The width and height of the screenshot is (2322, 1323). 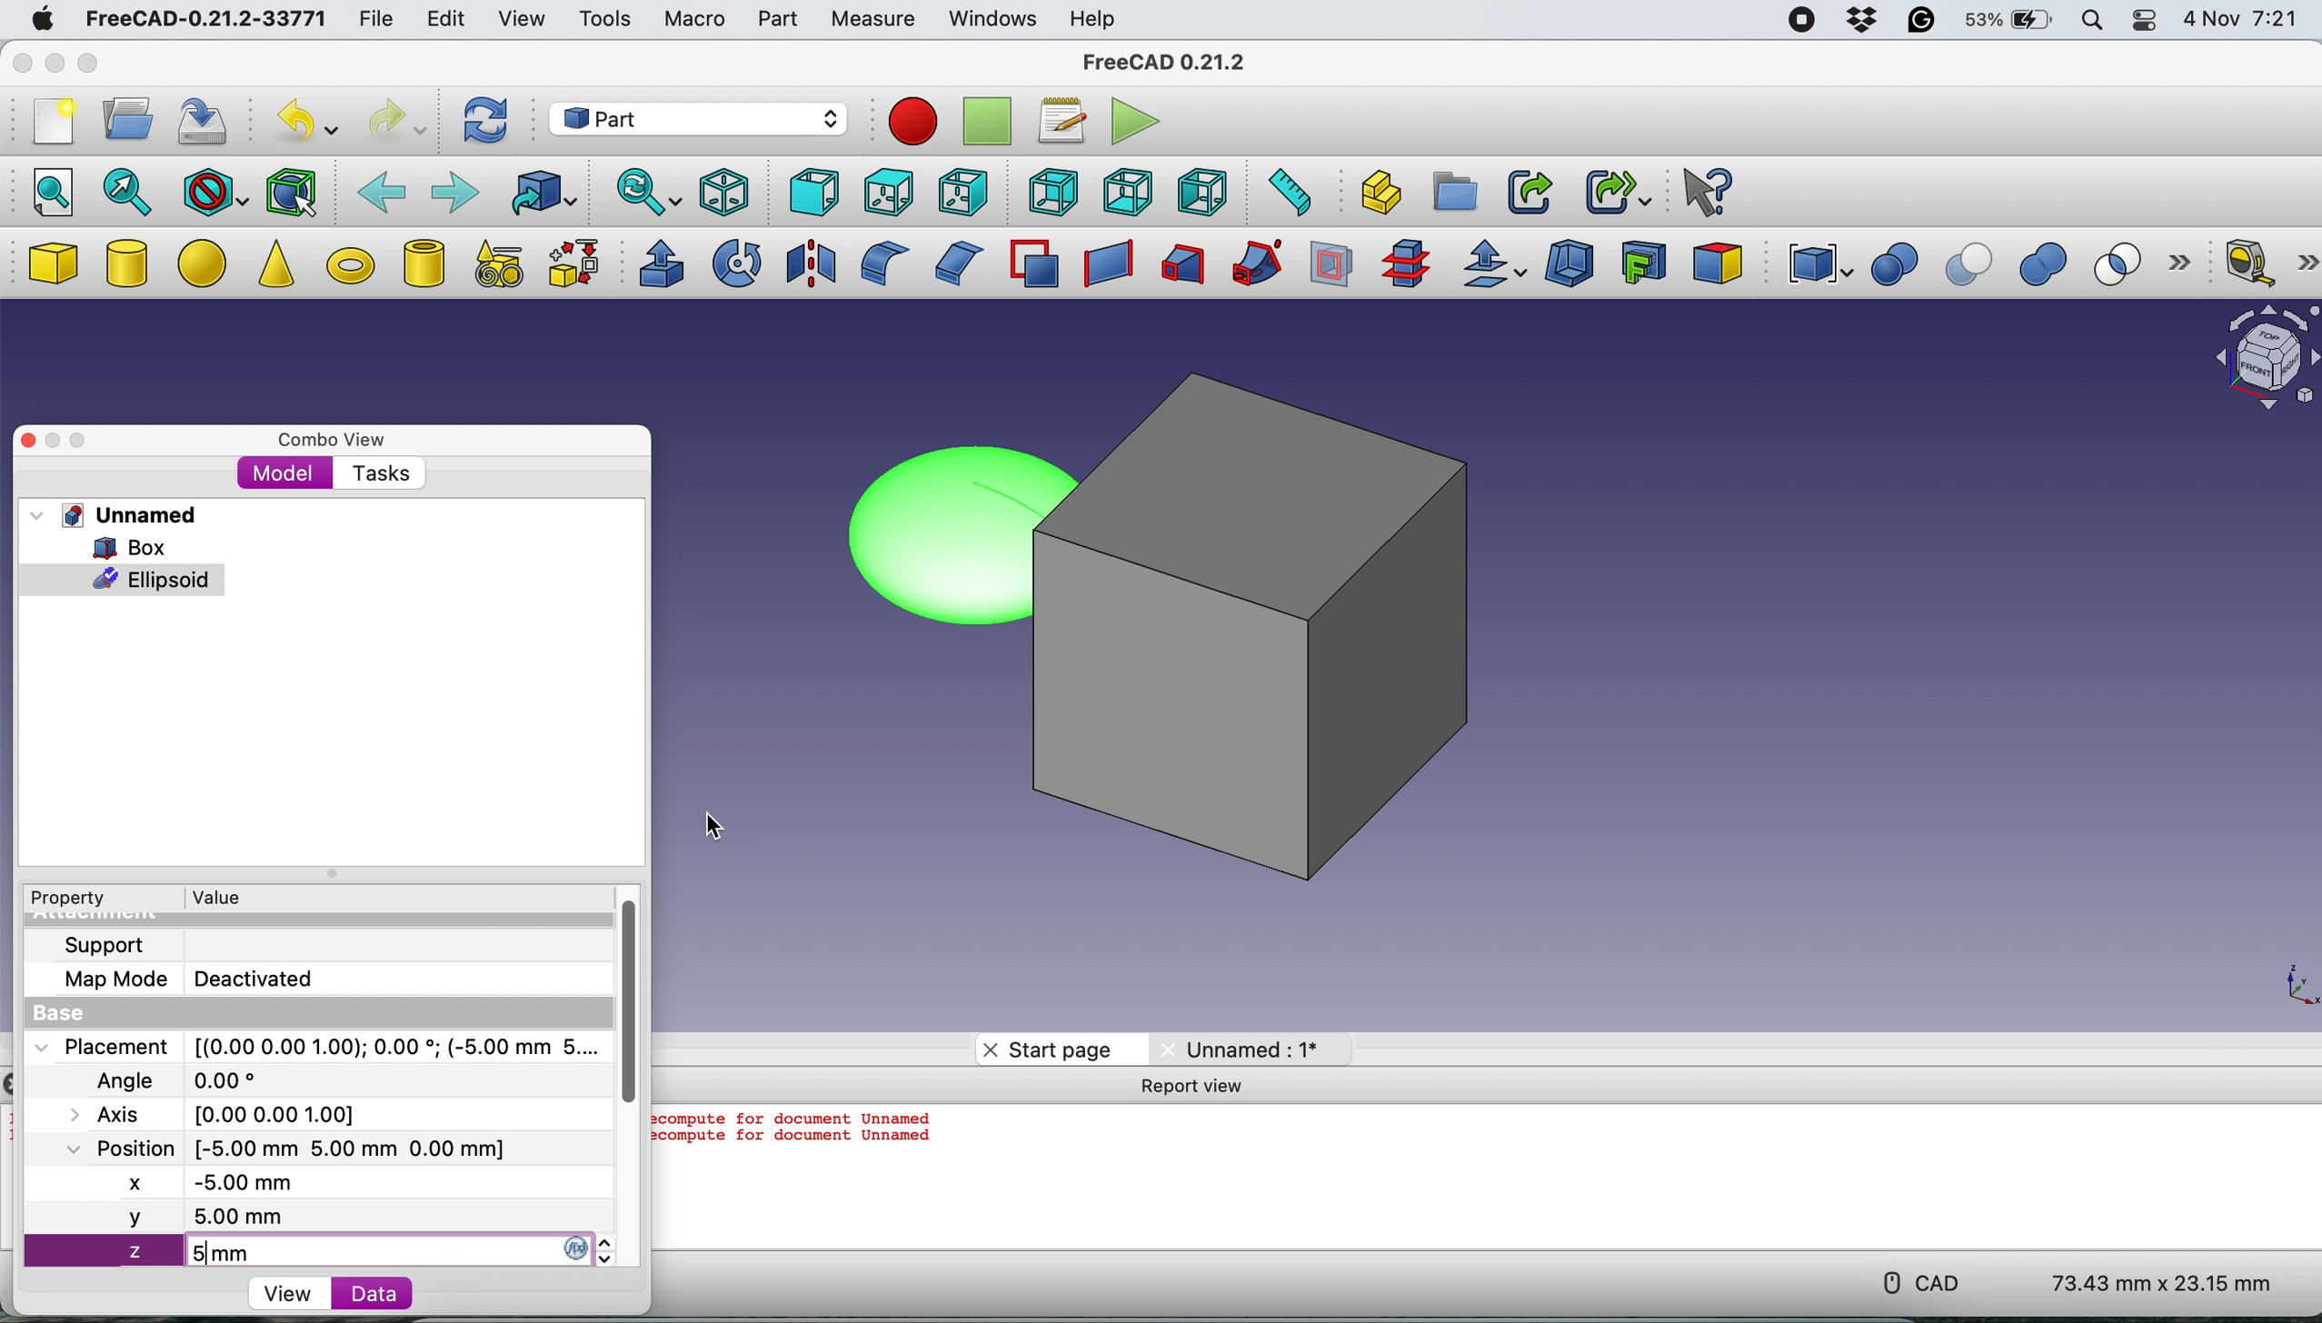 What do you see at coordinates (955, 262) in the screenshot?
I see `chamfer` at bounding box center [955, 262].